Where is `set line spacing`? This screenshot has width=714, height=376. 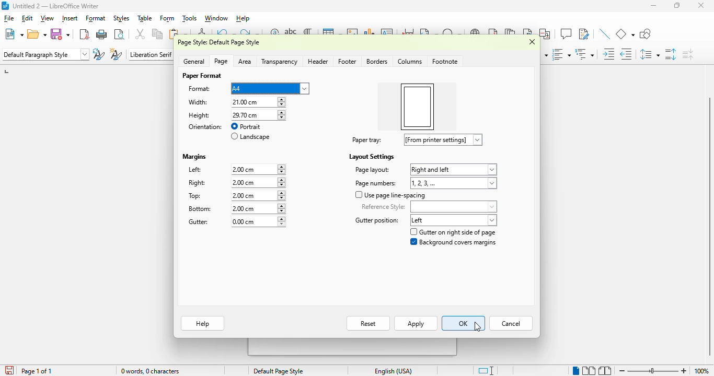
set line spacing is located at coordinates (650, 54).